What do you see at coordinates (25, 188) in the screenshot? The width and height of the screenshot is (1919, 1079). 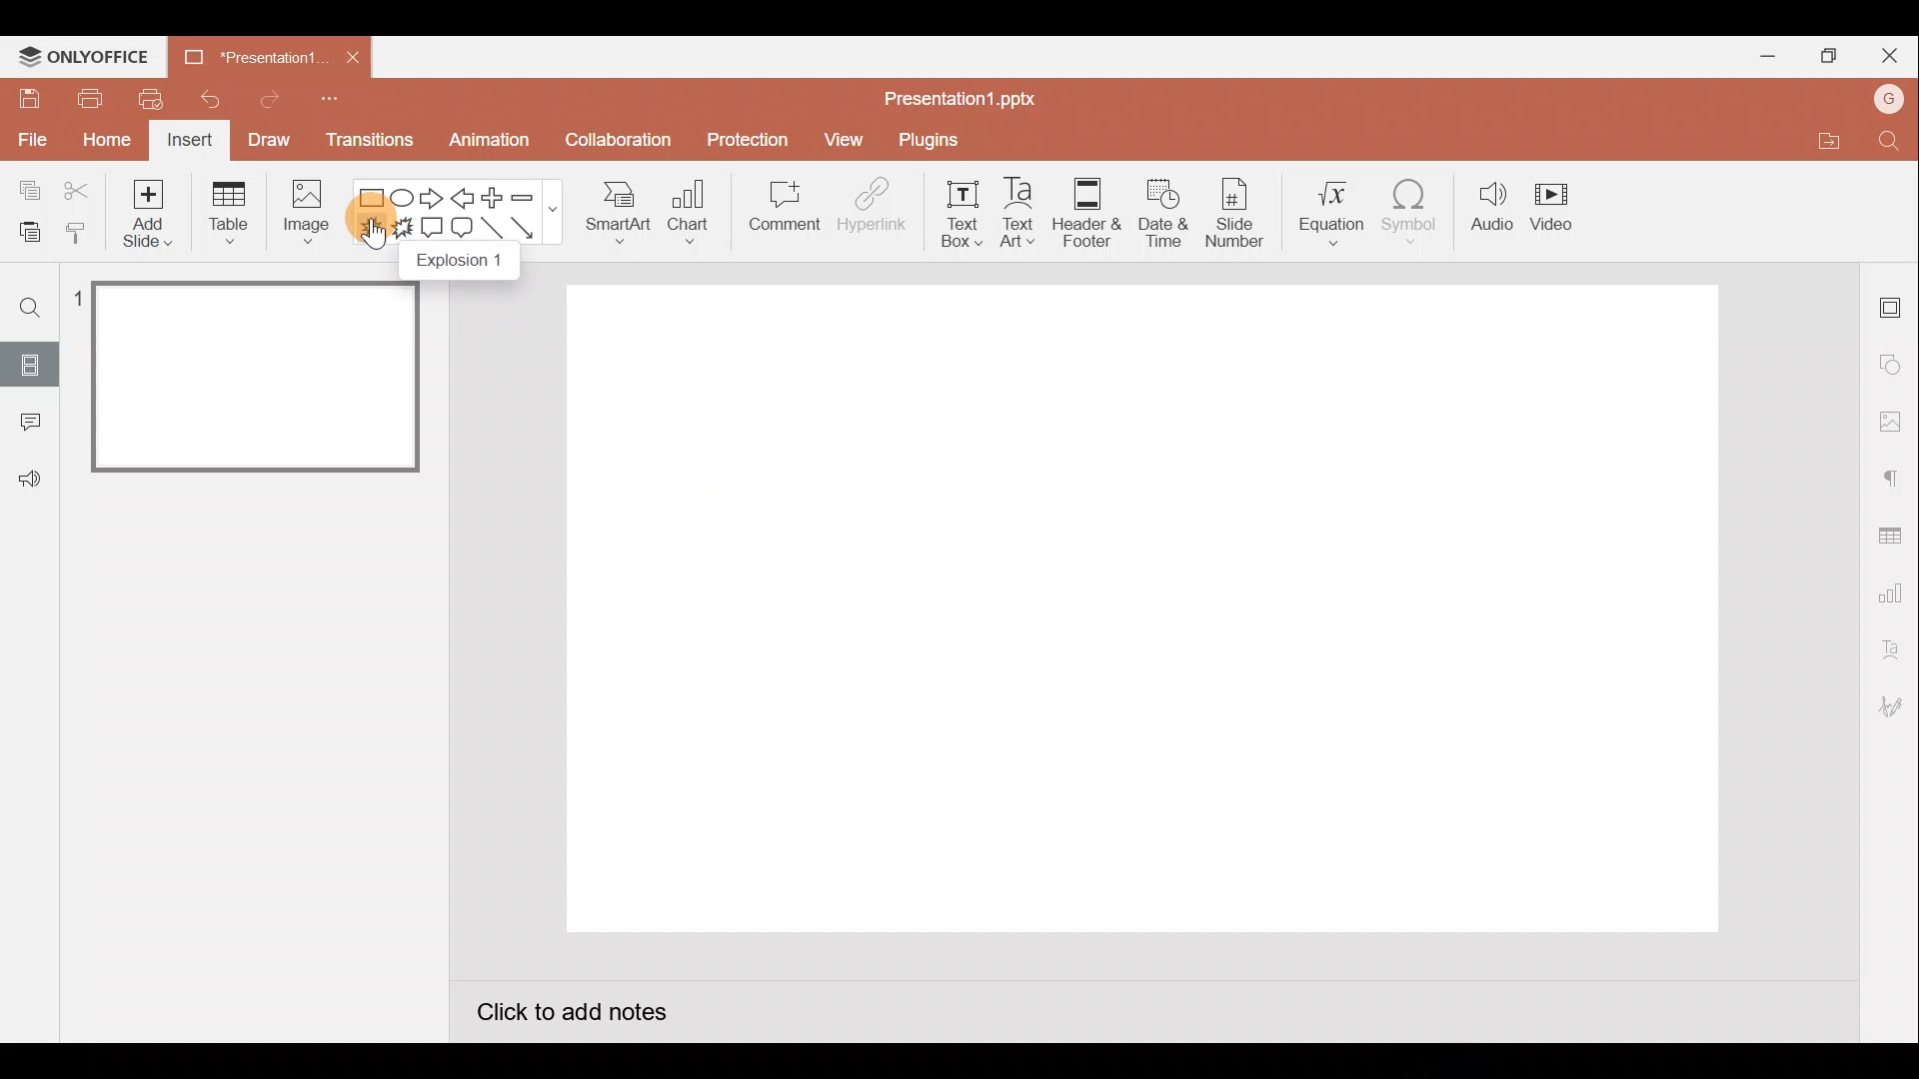 I see `Copy` at bounding box center [25, 188].